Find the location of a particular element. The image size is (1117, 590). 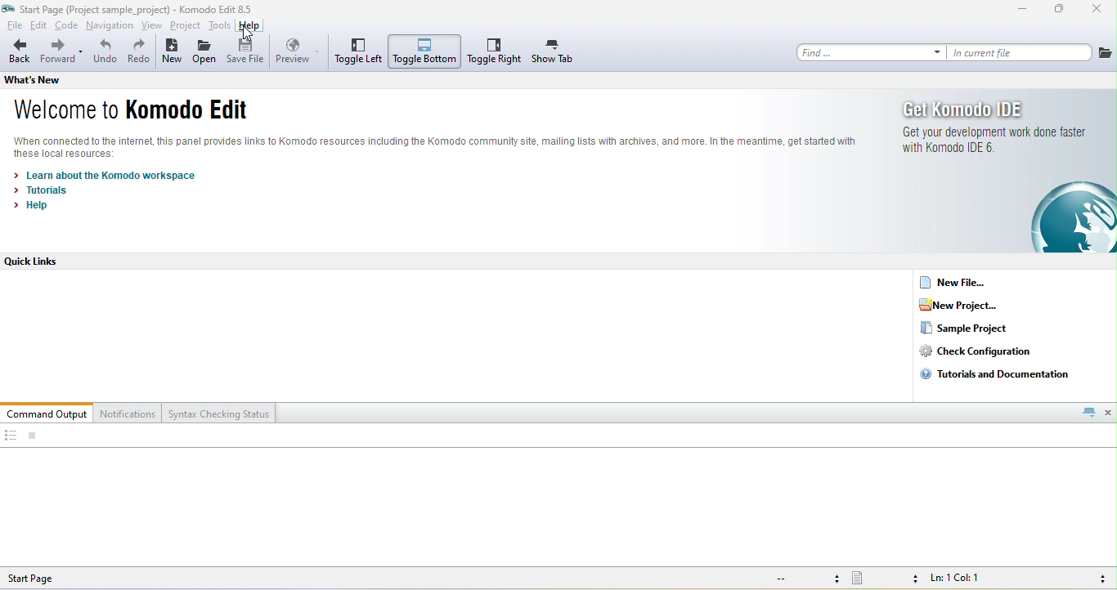

new file is located at coordinates (960, 282).